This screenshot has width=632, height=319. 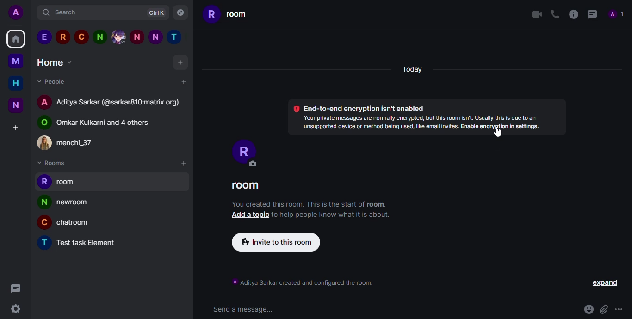 I want to click on room, so click(x=245, y=187).